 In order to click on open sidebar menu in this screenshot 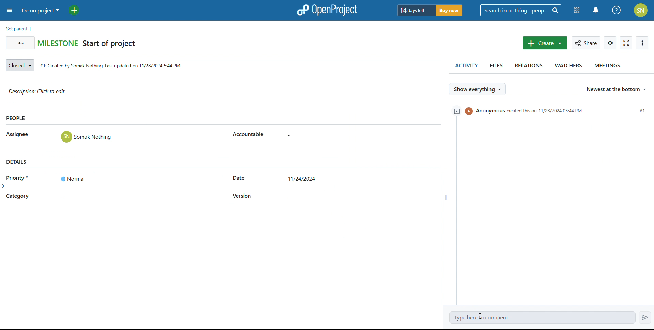, I will do `click(10, 10)`.